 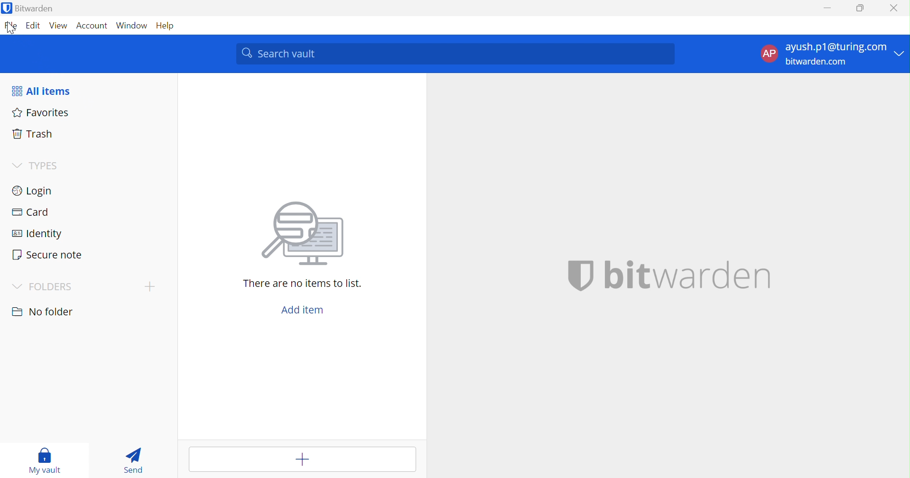 What do you see at coordinates (149, 286) in the screenshot?
I see `create folder` at bounding box center [149, 286].